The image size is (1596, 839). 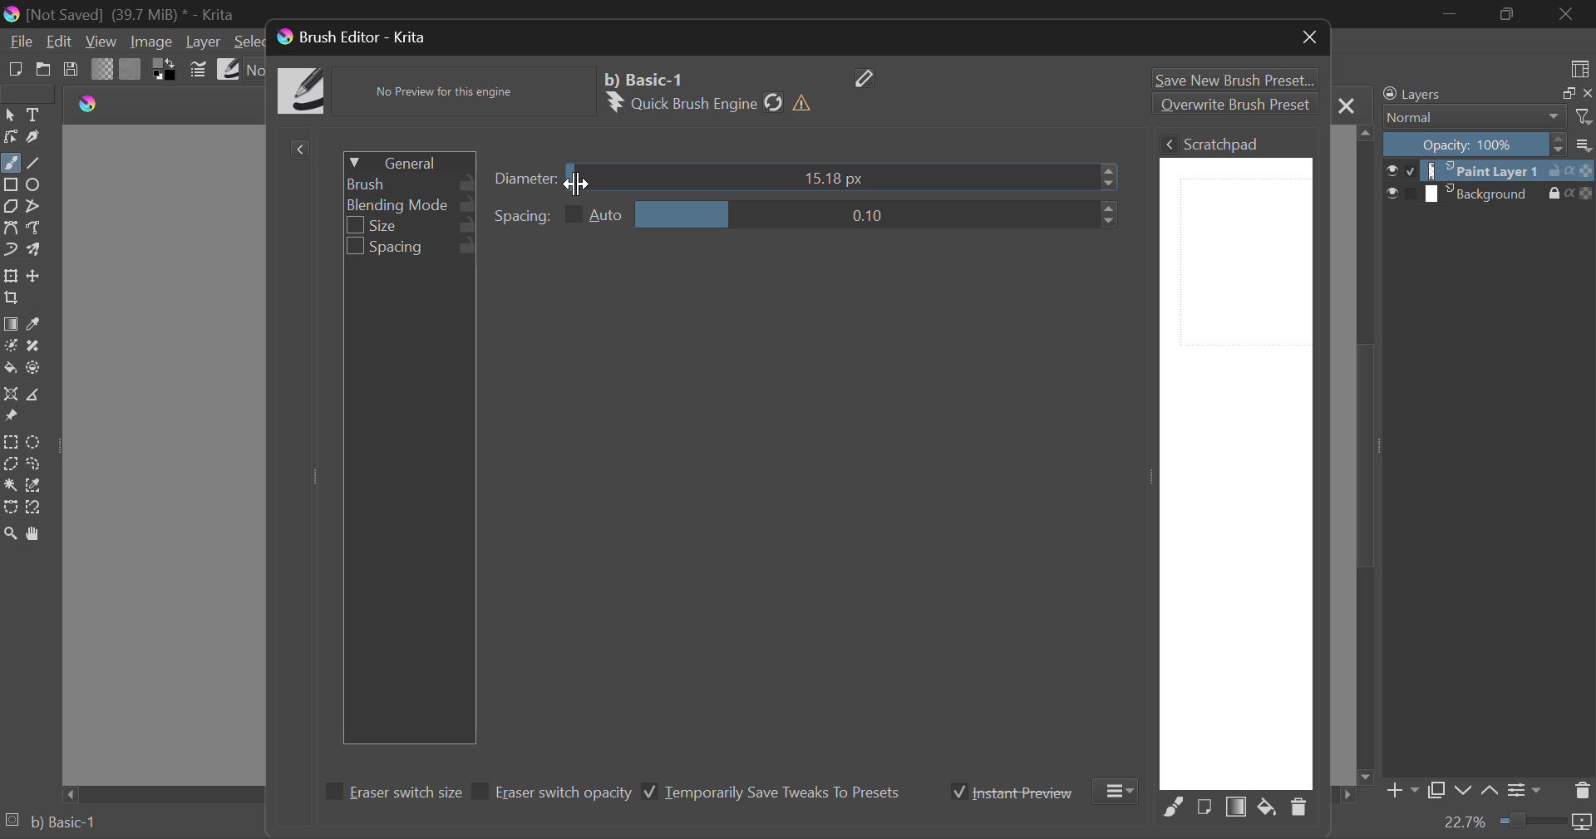 What do you see at coordinates (523, 179) in the screenshot?
I see `diameter` at bounding box center [523, 179].